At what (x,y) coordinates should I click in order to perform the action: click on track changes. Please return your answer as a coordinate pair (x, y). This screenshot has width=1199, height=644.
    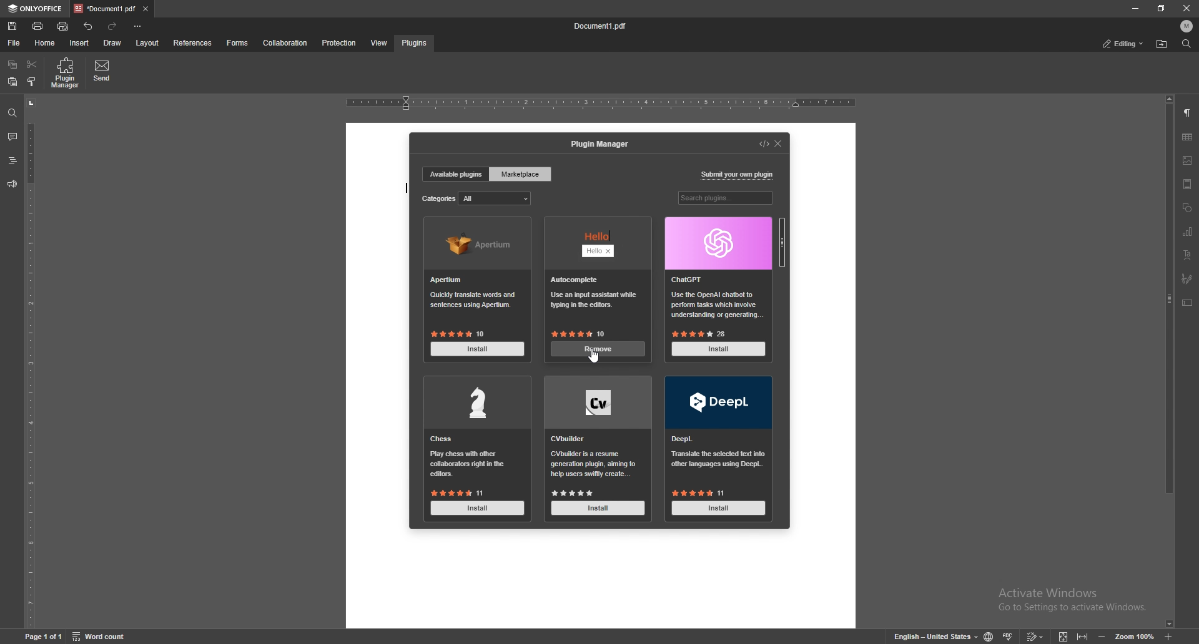
    Looking at the image, I should click on (1037, 636).